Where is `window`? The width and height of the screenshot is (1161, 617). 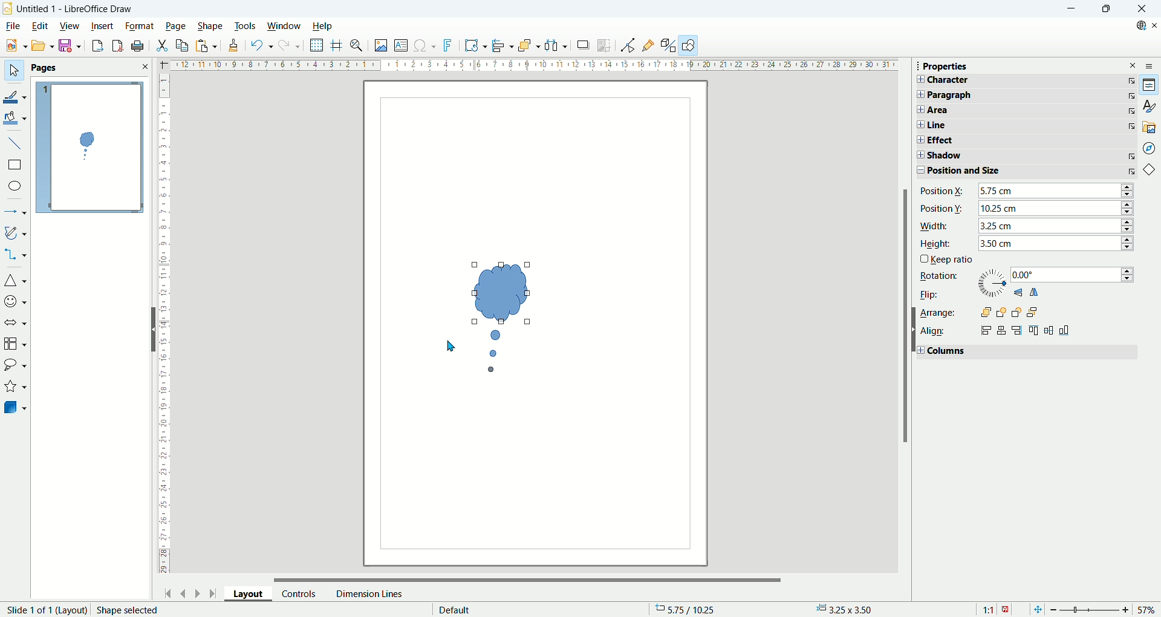 window is located at coordinates (284, 27).